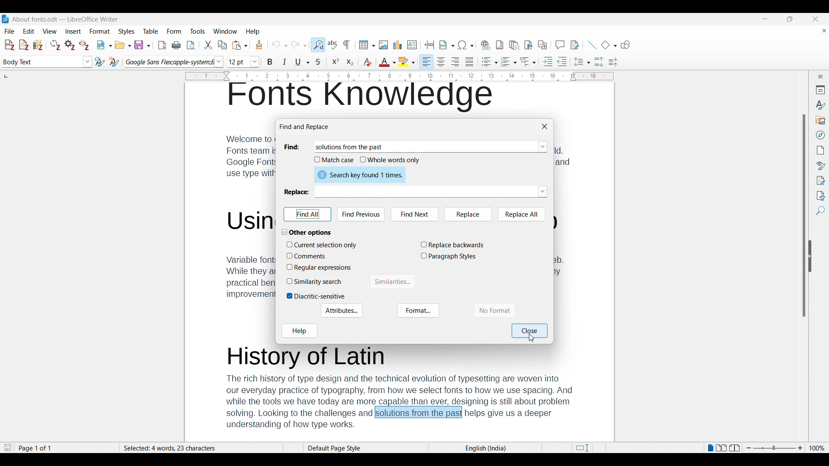 This screenshot has height=466, width=829. What do you see at coordinates (84, 45) in the screenshot?
I see `Unlink citations` at bounding box center [84, 45].